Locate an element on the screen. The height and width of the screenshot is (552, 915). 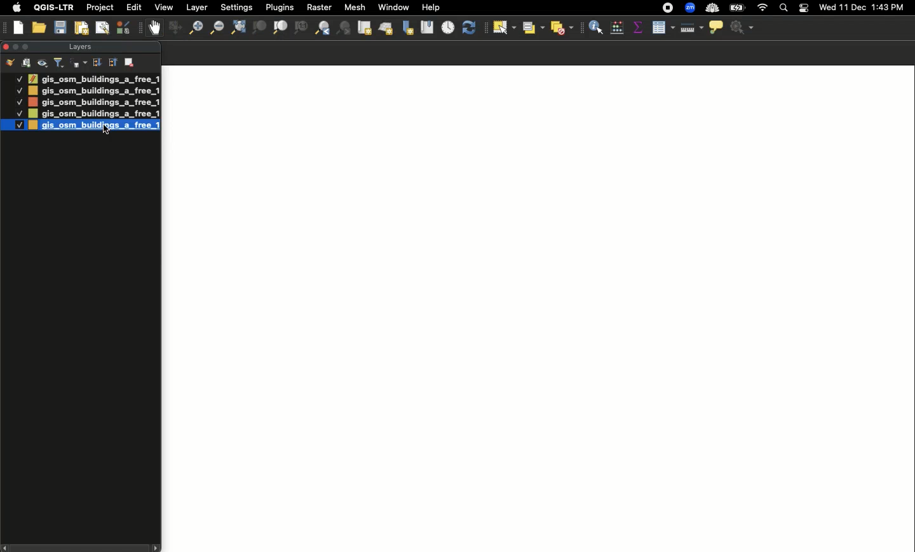
Identify features is located at coordinates (596, 26).